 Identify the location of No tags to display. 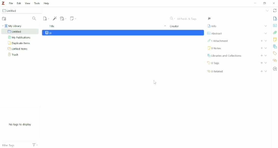
(20, 125).